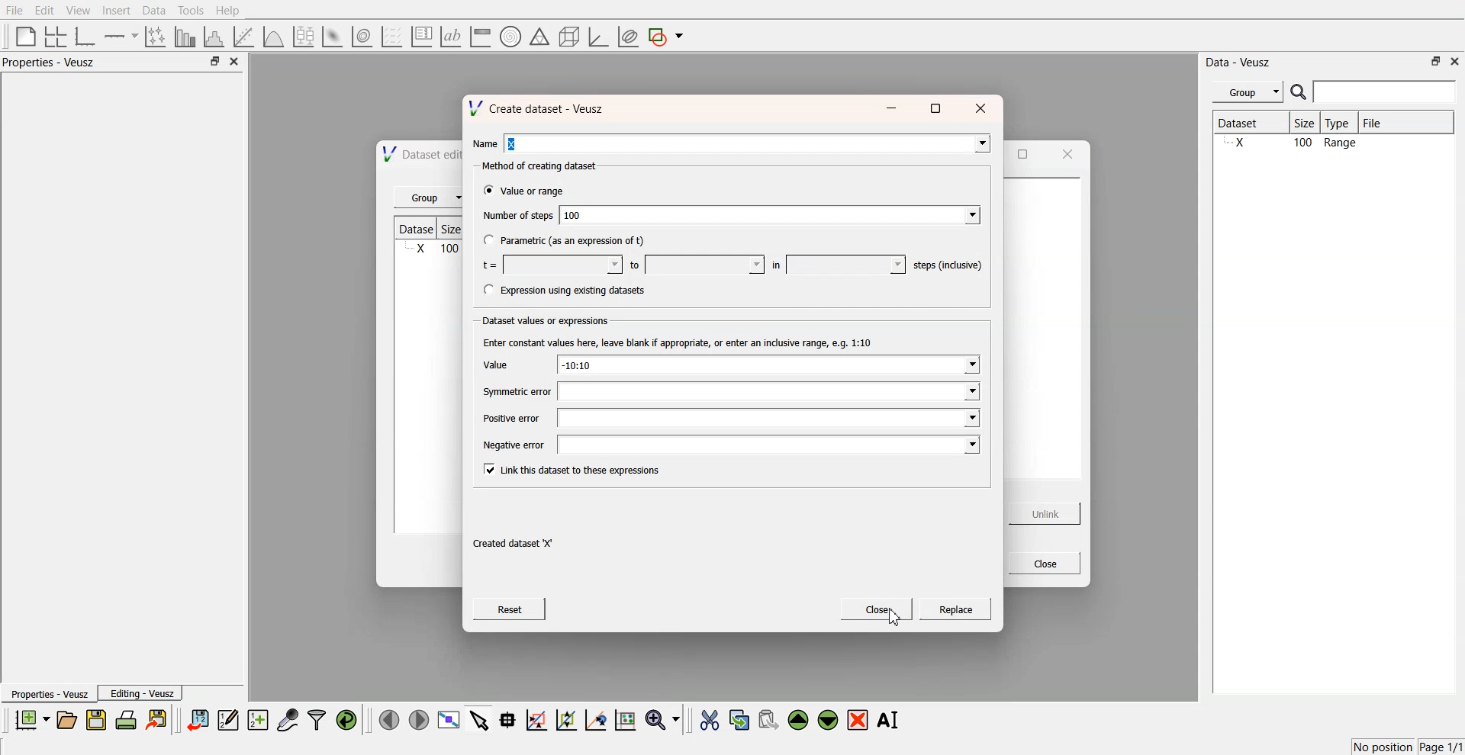 The width and height of the screenshot is (1465, 755). I want to click on Data, so click(153, 11).